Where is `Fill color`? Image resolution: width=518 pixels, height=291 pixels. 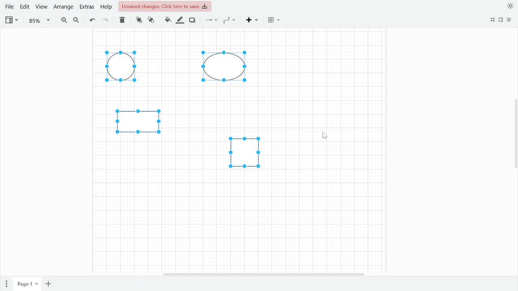
Fill color is located at coordinates (167, 20).